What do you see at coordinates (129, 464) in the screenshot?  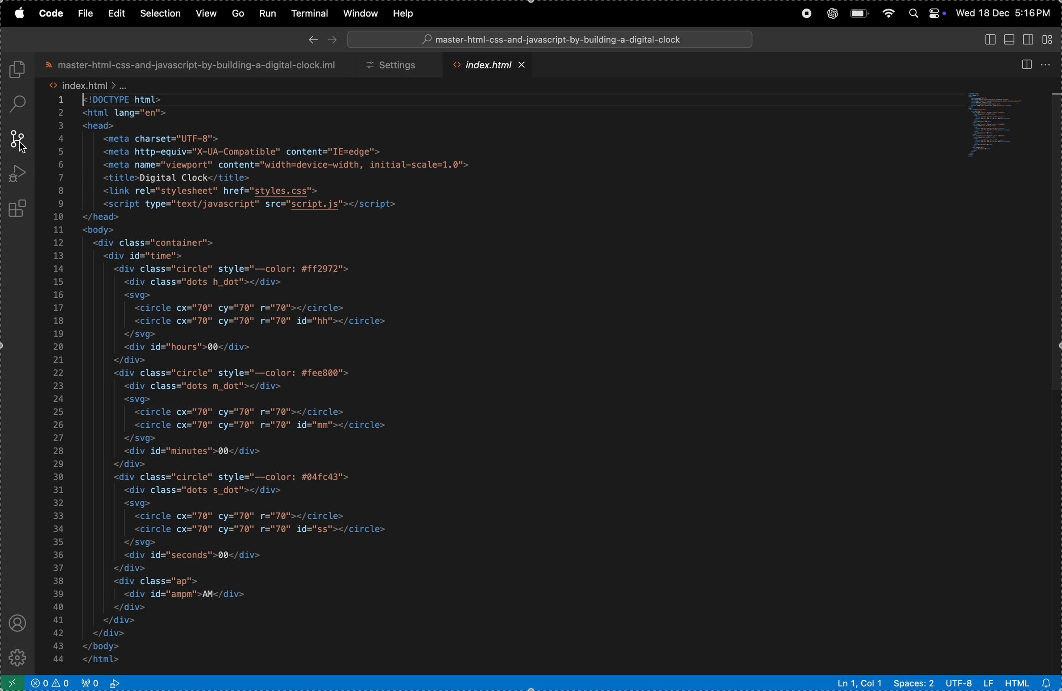 I see `</div>` at bounding box center [129, 464].